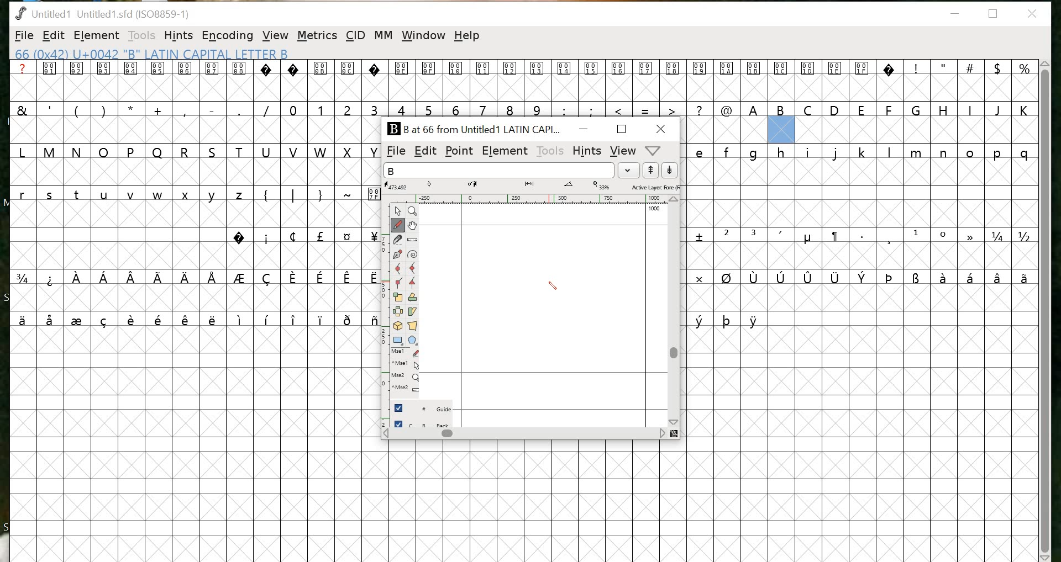  What do you see at coordinates (468, 38) in the screenshot?
I see `help` at bounding box center [468, 38].